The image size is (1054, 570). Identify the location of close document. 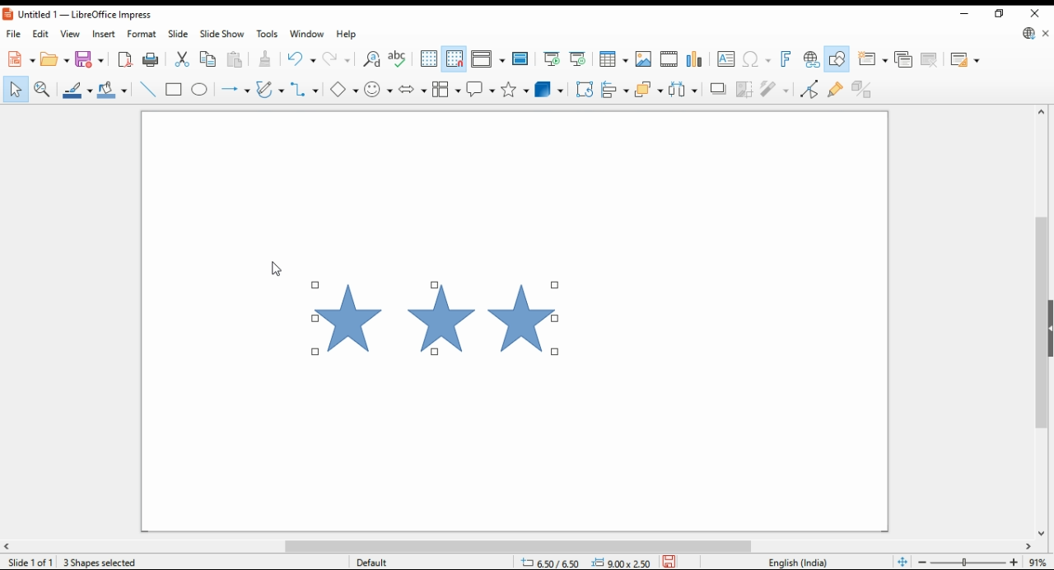
(1044, 31).